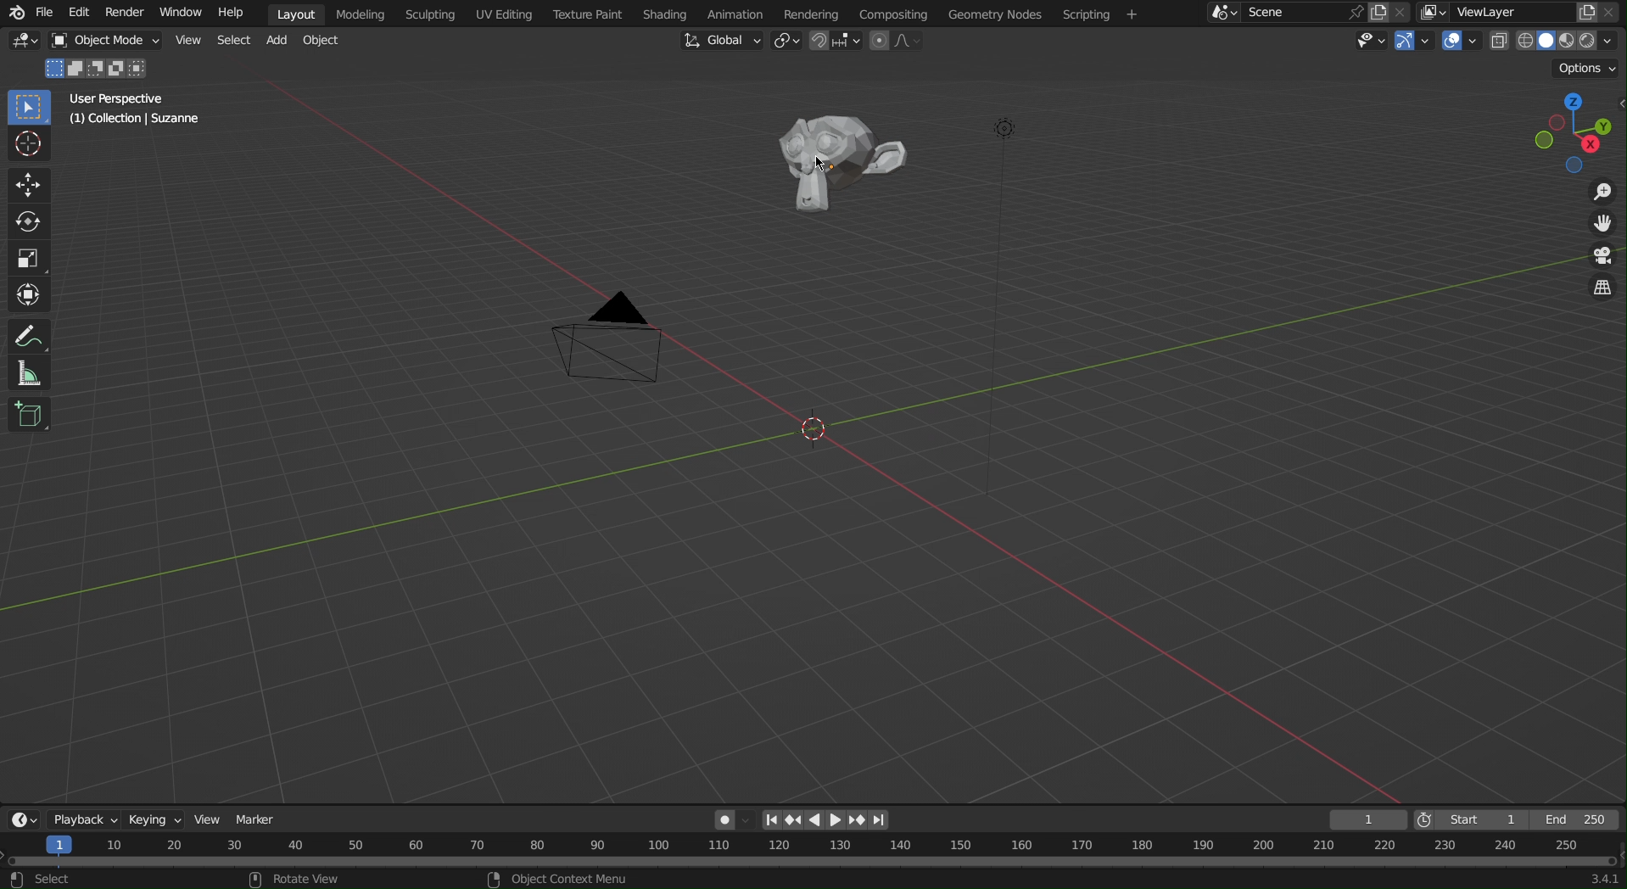 Image resolution: width=1627 pixels, height=889 pixels. What do you see at coordinates (1222, 14) in the screenshot?
I see `Scene drop down` at bounding box center [1222, 14].